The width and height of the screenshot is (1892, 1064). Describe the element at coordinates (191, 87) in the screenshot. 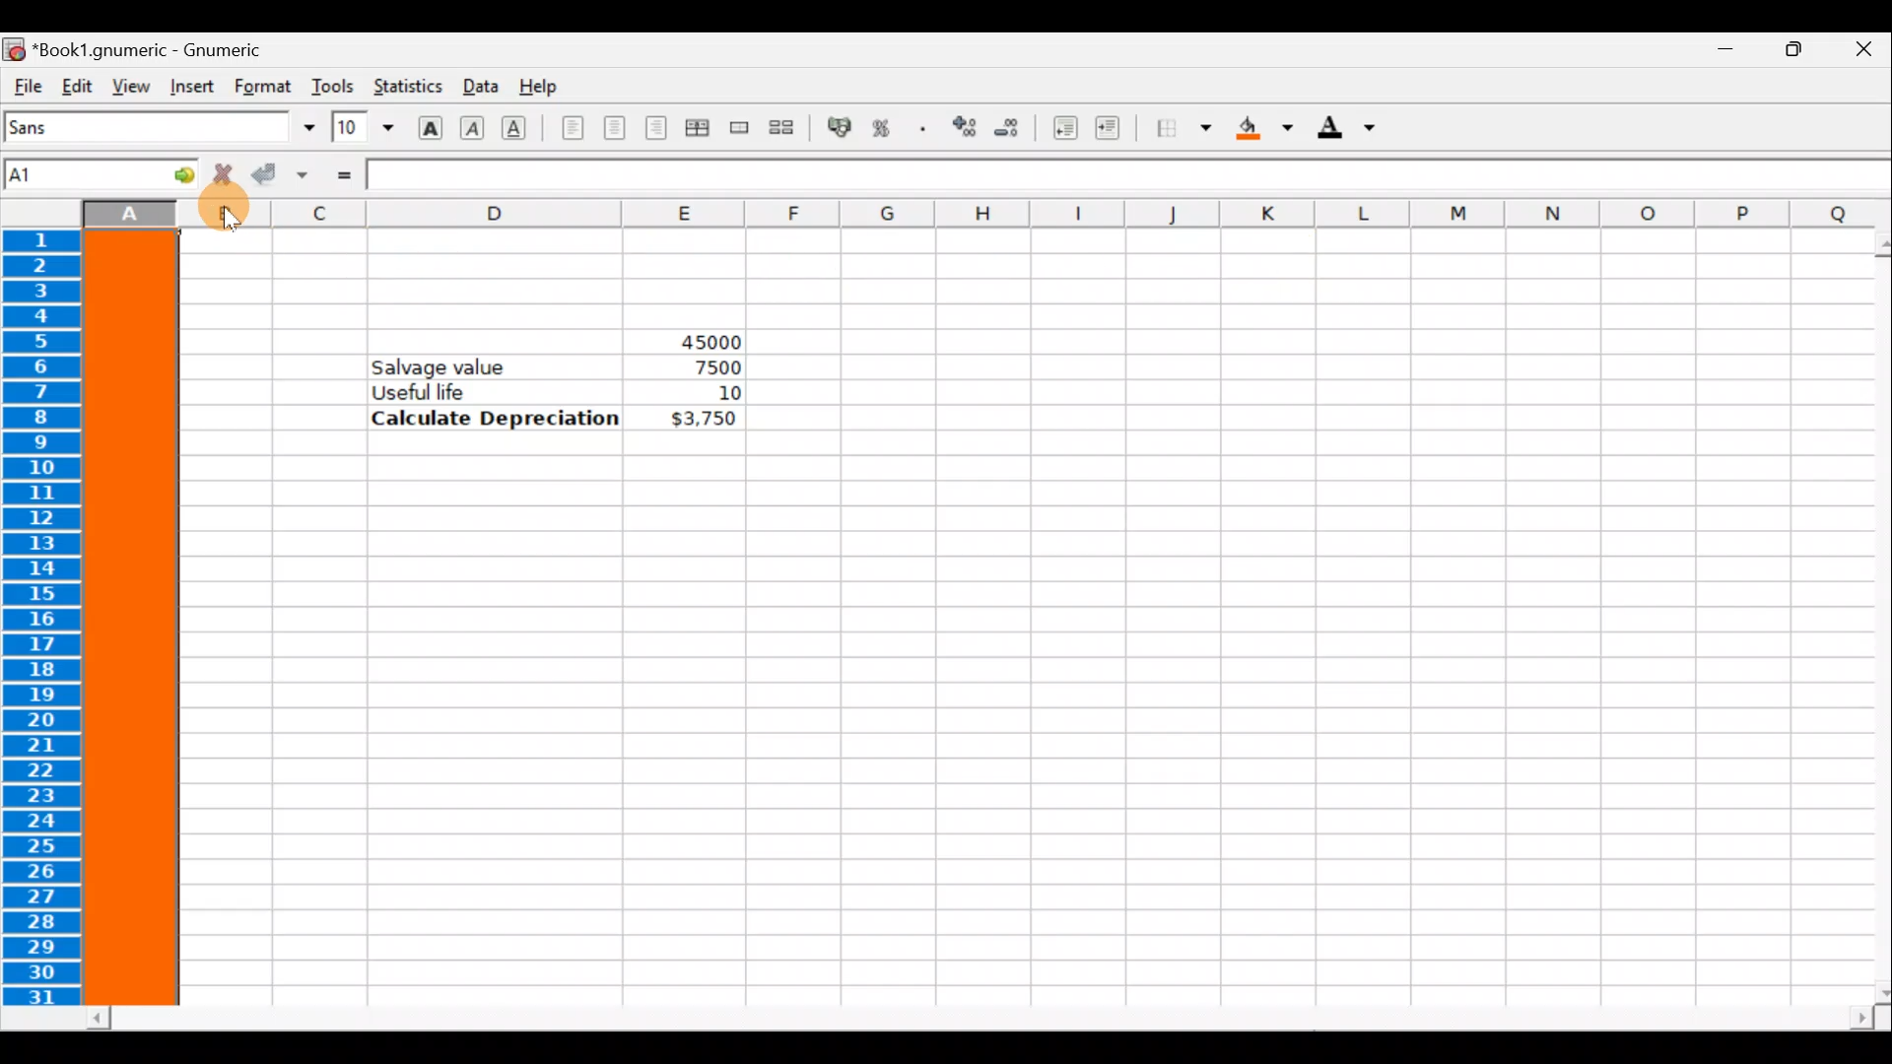

I see `Insert` at that location.